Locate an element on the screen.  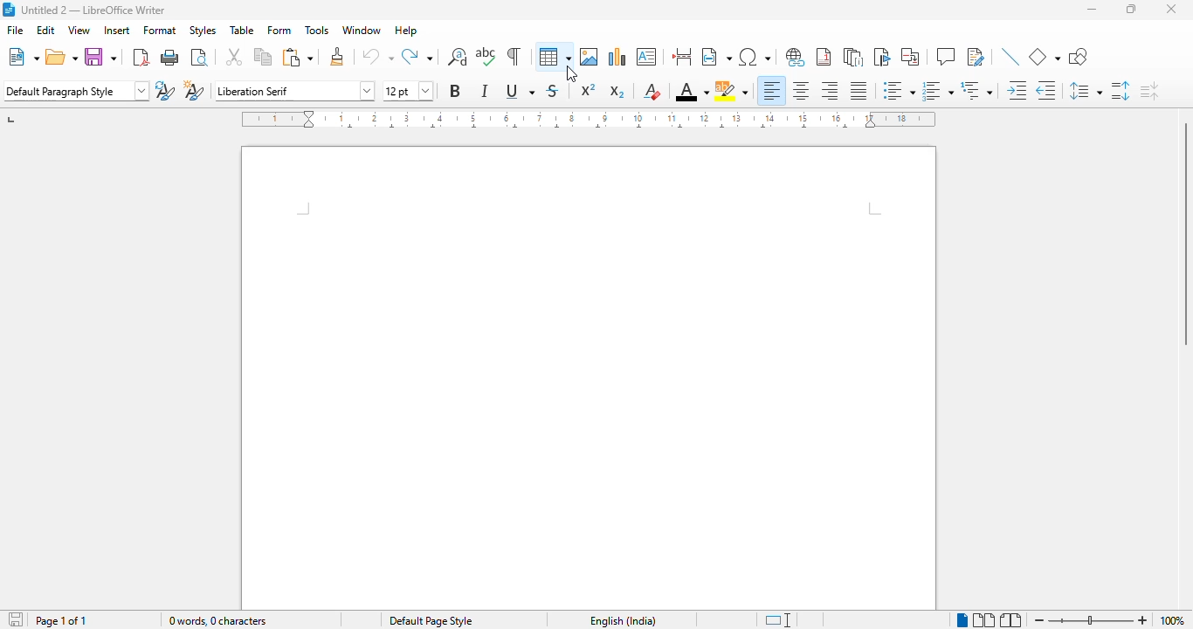
minimize is located at coordinates (1093, 10).